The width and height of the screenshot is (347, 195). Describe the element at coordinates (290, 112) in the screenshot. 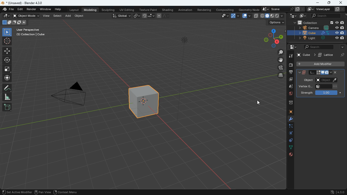

I see `cube` at that location.